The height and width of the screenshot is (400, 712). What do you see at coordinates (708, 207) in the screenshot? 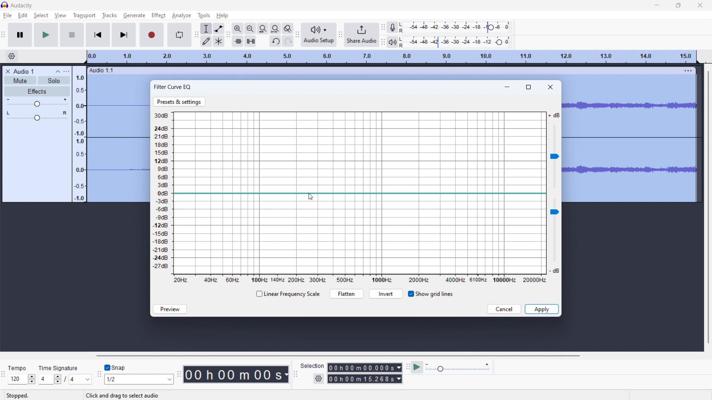
I see `vertical scrollbar` at bounding box center [708, 207].